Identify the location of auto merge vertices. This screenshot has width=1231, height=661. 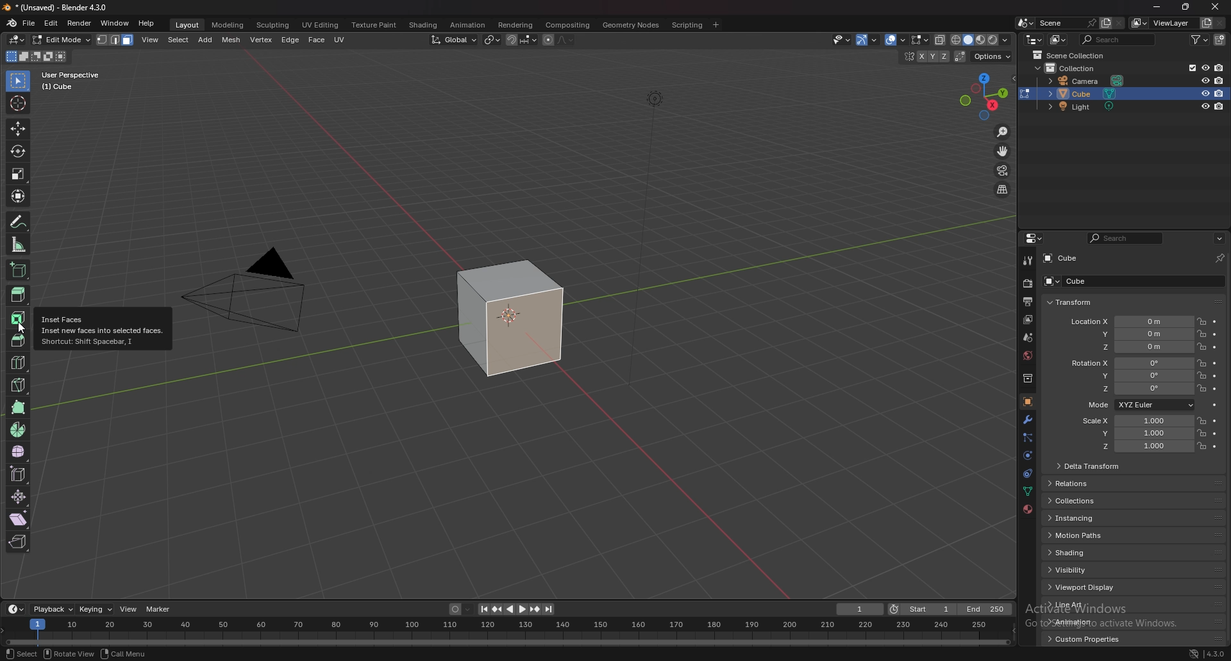
(962, 56).